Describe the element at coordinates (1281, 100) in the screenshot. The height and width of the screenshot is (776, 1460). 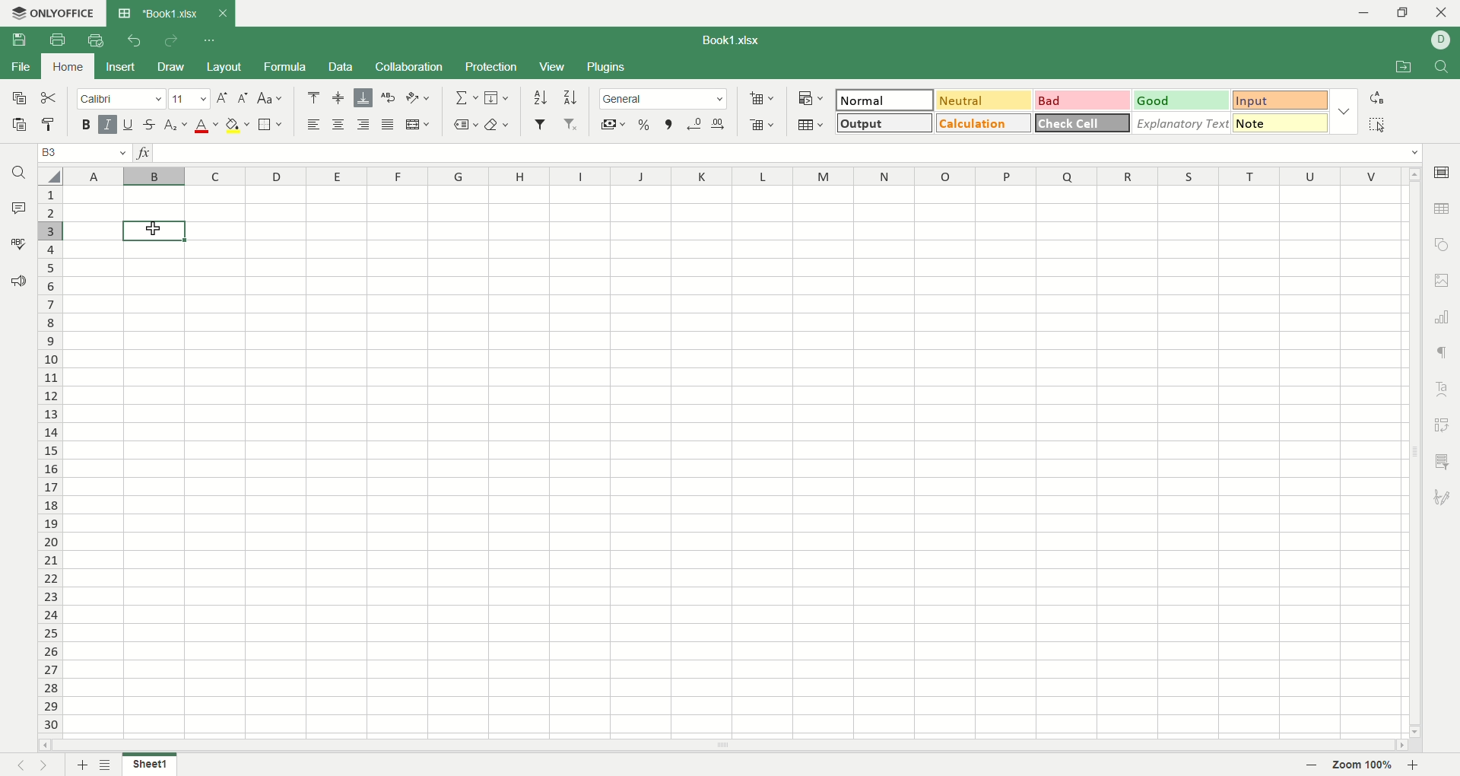
I see `input` at that location.